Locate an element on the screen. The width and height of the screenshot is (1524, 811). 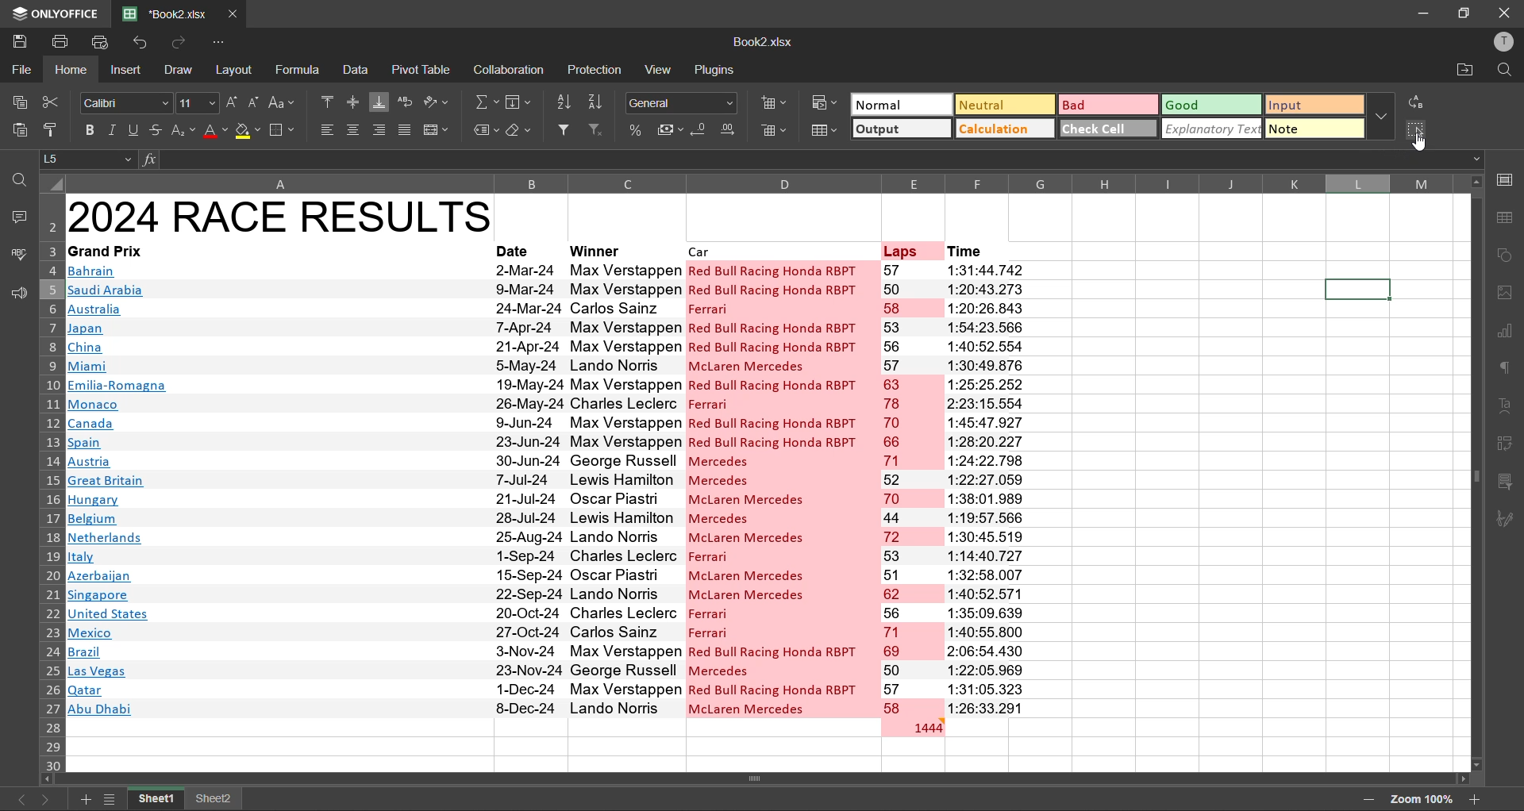
neutral is located at coordinates (1007, 106).